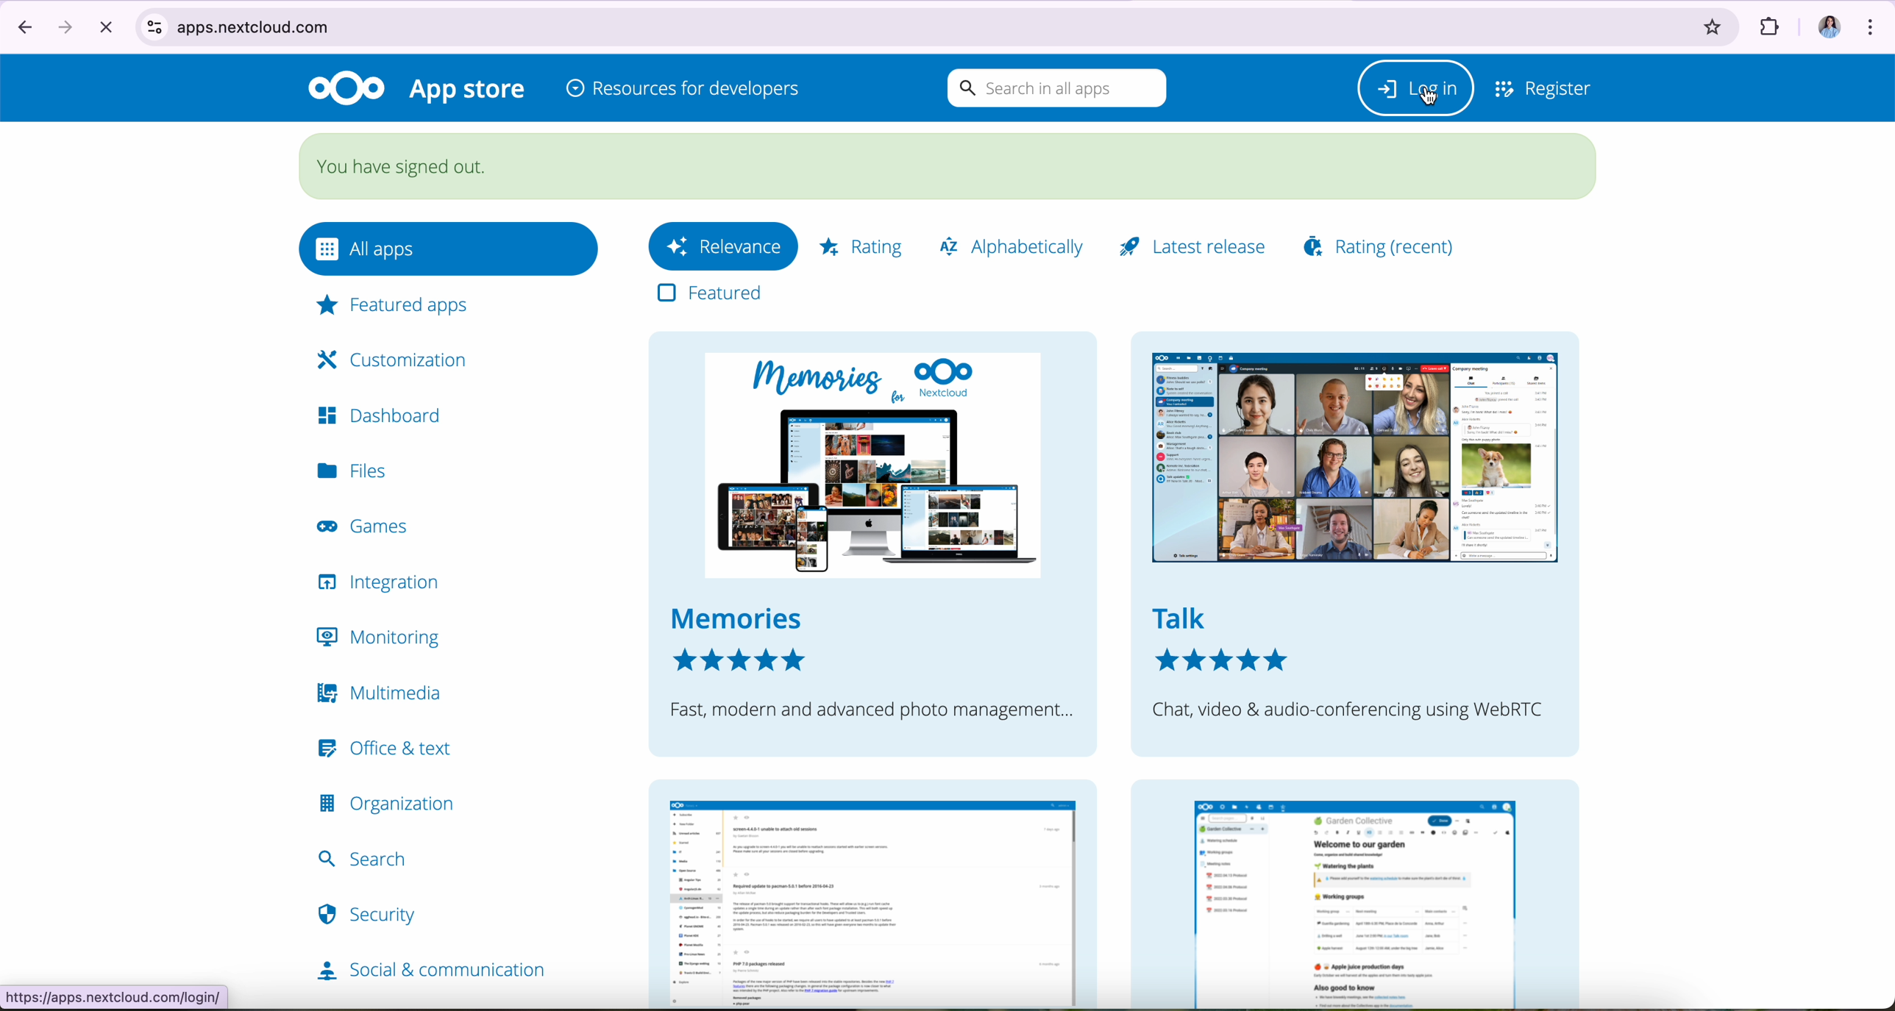 This screenshot has width=1895, height=1011. I want to click on You have been signed out., so click(452, 160).